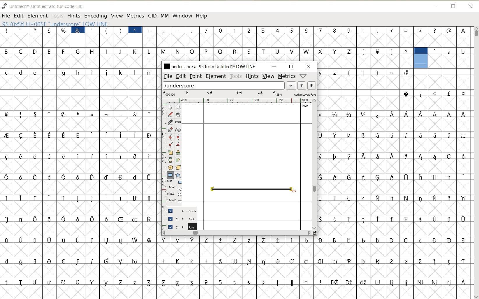 The width and height of the screenshot is (479, 299). Describe the element at coordinates (180, 219) in the screenshot. I see `BACKGROUND` at that location.